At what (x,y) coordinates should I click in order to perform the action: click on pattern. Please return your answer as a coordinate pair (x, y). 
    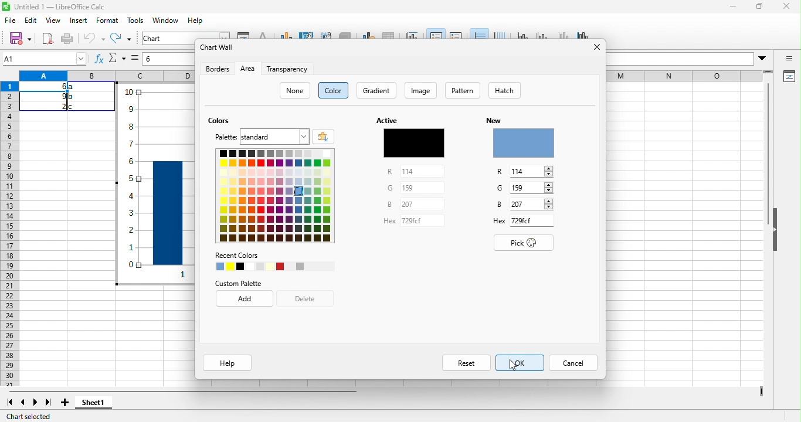
    Looking at the image, I should click on (464, 90).